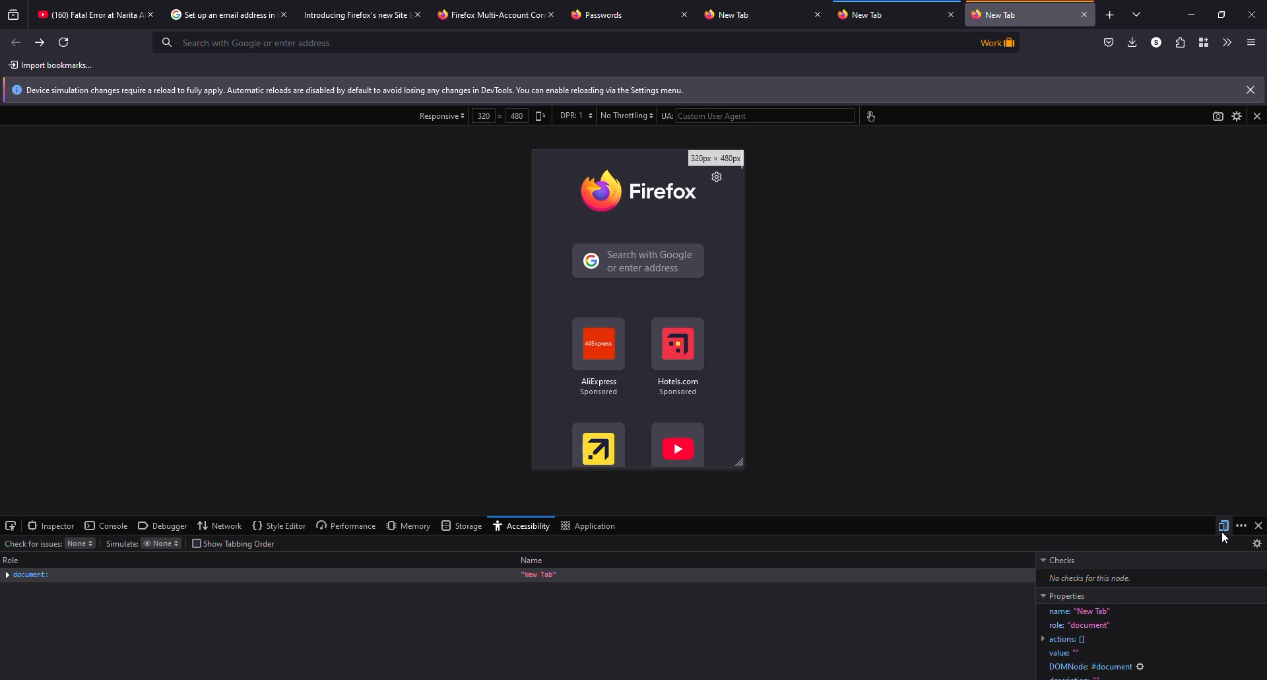 The image size is (1267, 680). I want to click on close, so click(152, 14).